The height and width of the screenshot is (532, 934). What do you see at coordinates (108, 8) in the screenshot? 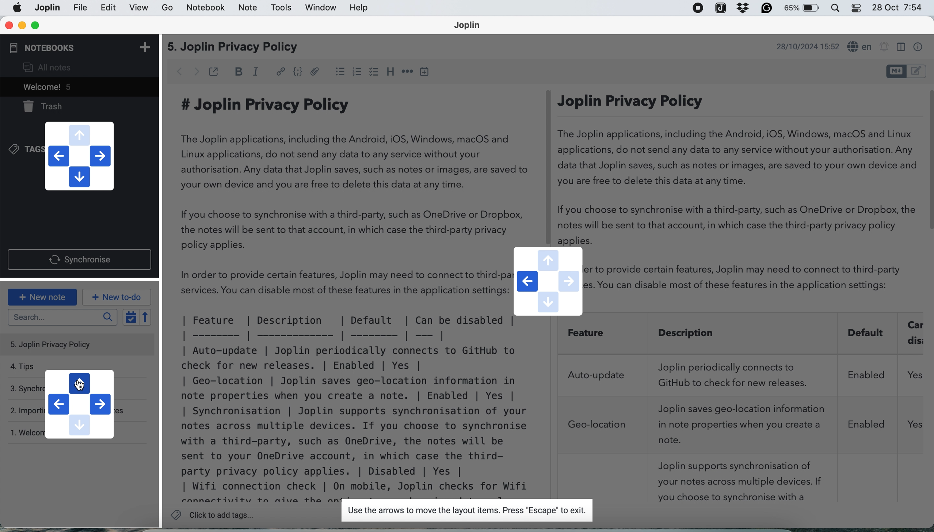
I see `edit` at bounding box center [108, 8].